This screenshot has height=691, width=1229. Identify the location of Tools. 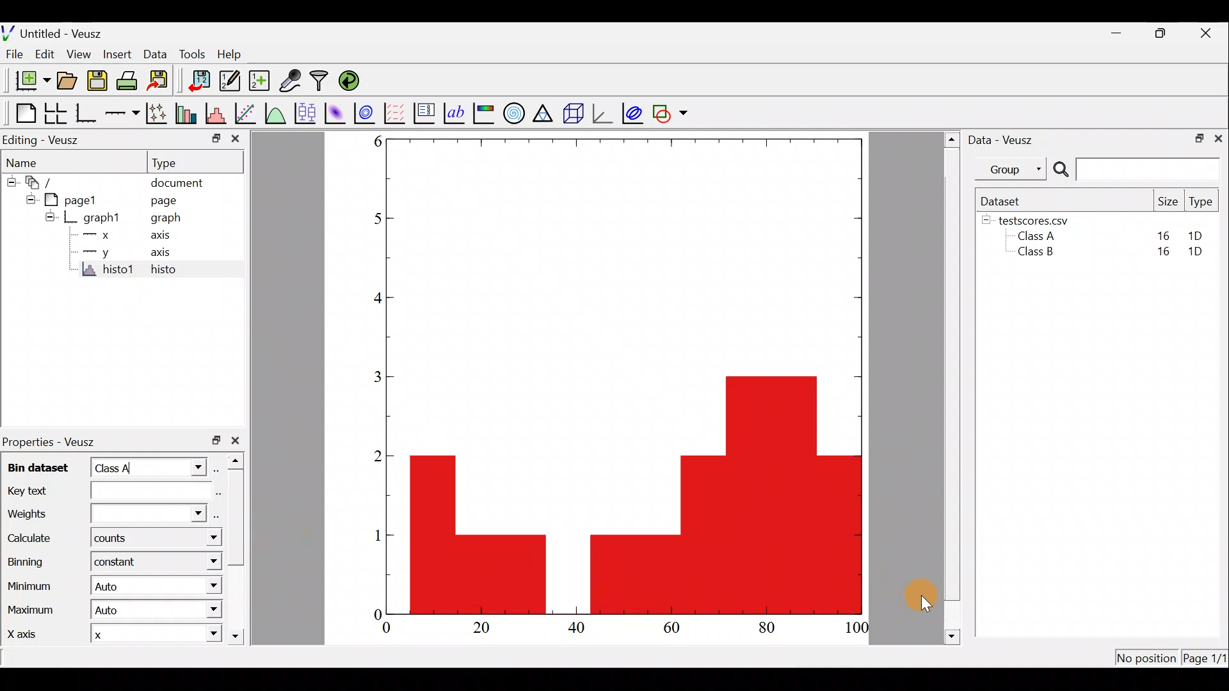
(191, 55).